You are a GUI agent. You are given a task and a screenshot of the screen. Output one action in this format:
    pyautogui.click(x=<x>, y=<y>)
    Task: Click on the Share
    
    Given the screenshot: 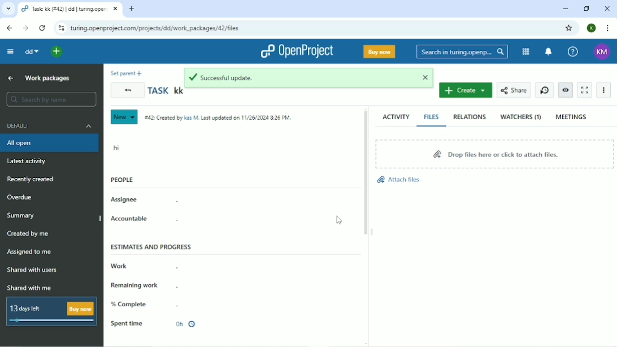 What is the action you would take?
    pyautogui.click(x=514, y=90)
    